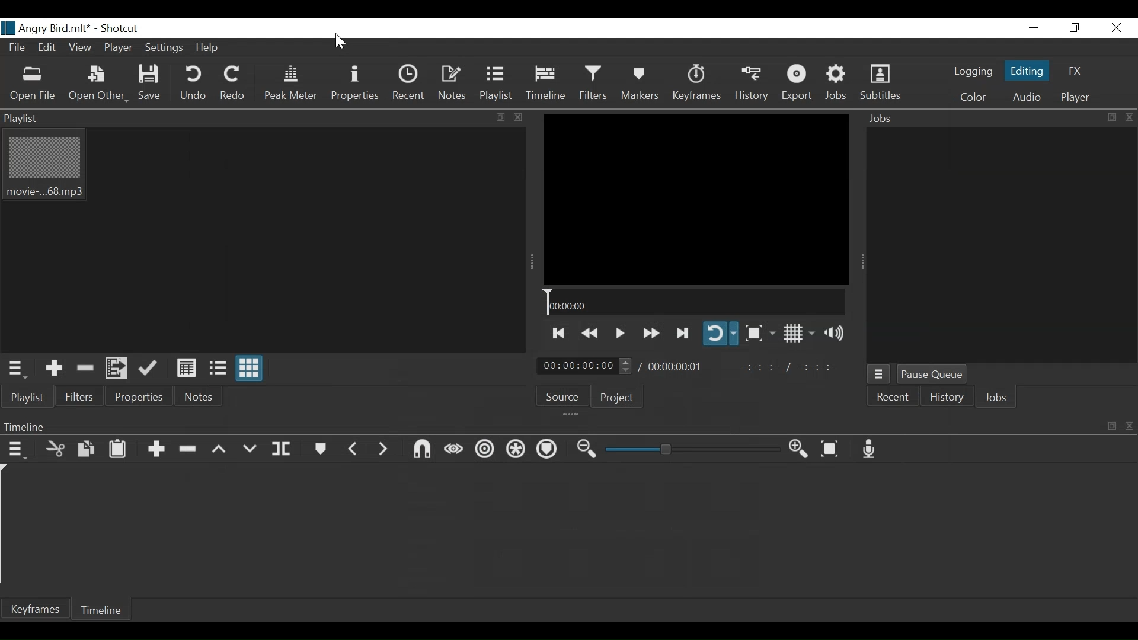 This screenshot has width=1138, height=640. I want to click on Timeline, so click(546, 83).